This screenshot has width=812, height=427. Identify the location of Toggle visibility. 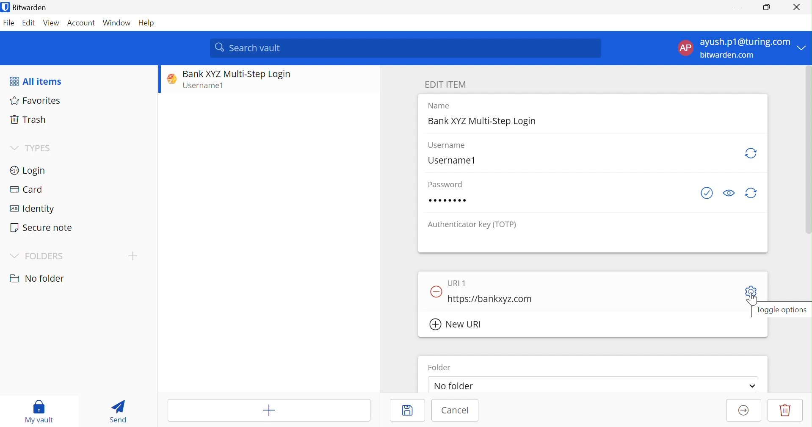
(729, 193).